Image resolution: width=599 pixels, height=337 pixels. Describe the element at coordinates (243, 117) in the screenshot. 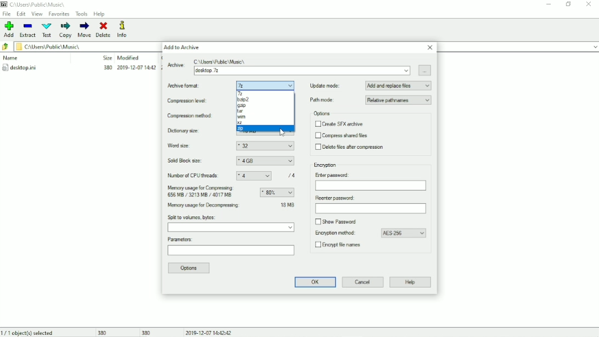

I see `wim` at that location.